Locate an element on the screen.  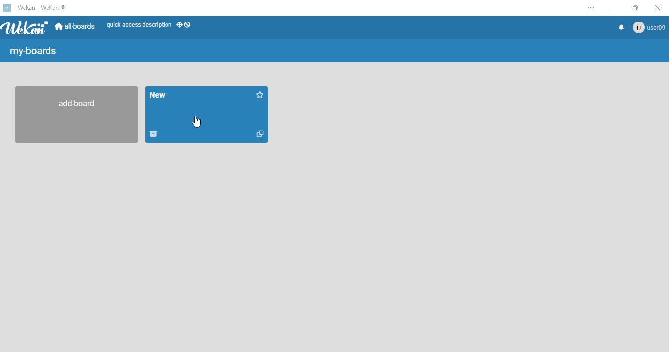
minimize is located at coordinates (612, 8).